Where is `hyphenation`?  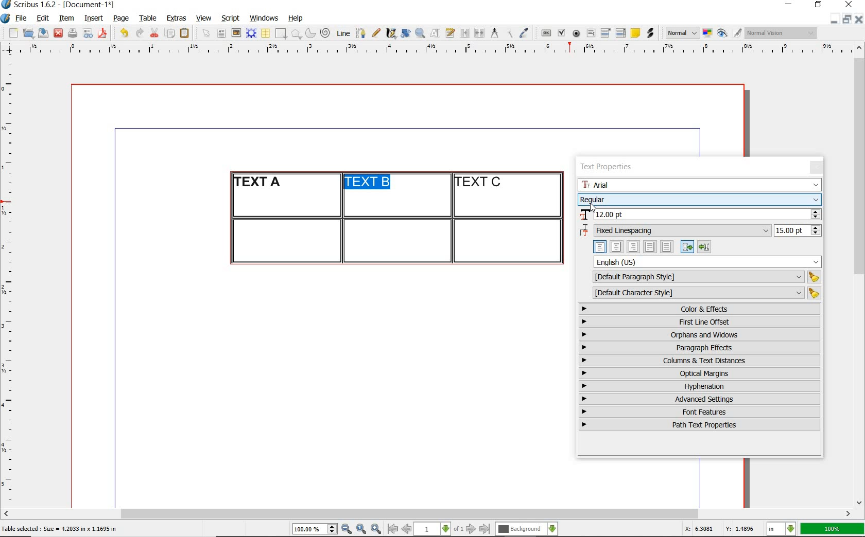
hyphenation is located at coordinates (700, 386).